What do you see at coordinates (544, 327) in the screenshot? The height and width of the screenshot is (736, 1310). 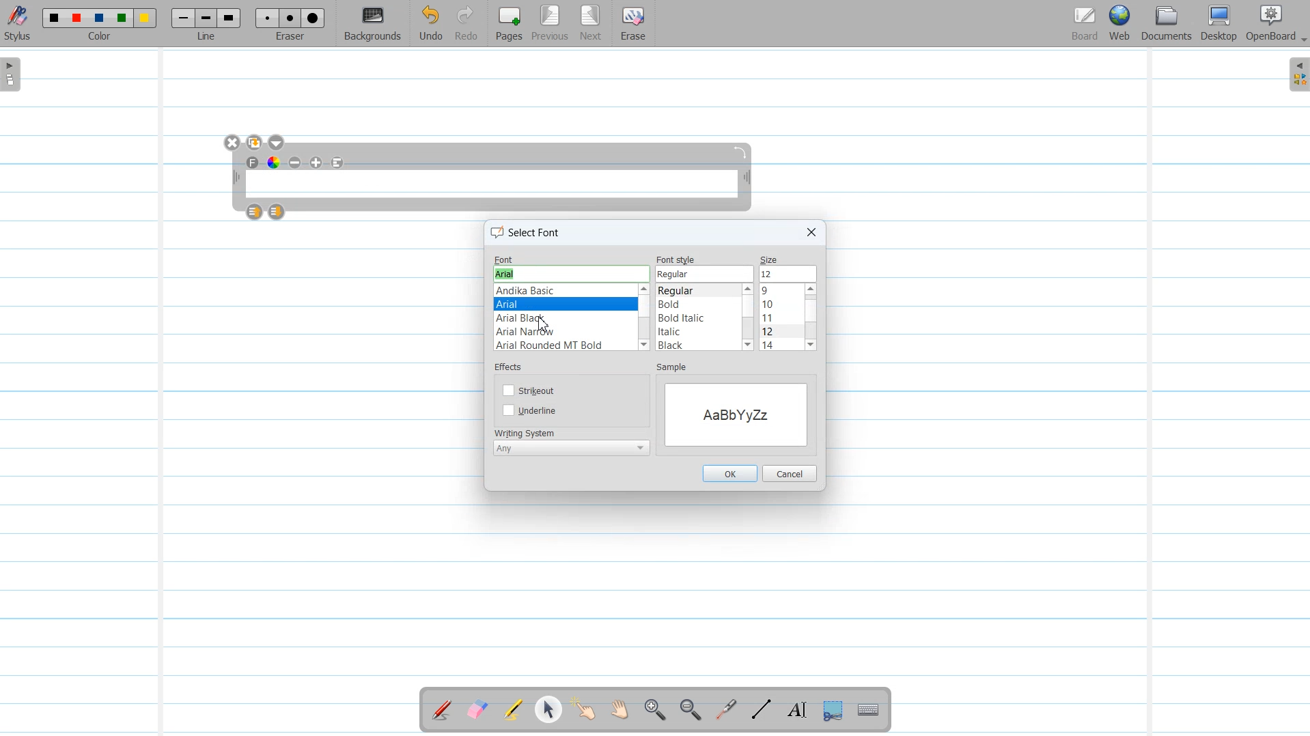 I see `cursor` at bounding box center [544, 327].